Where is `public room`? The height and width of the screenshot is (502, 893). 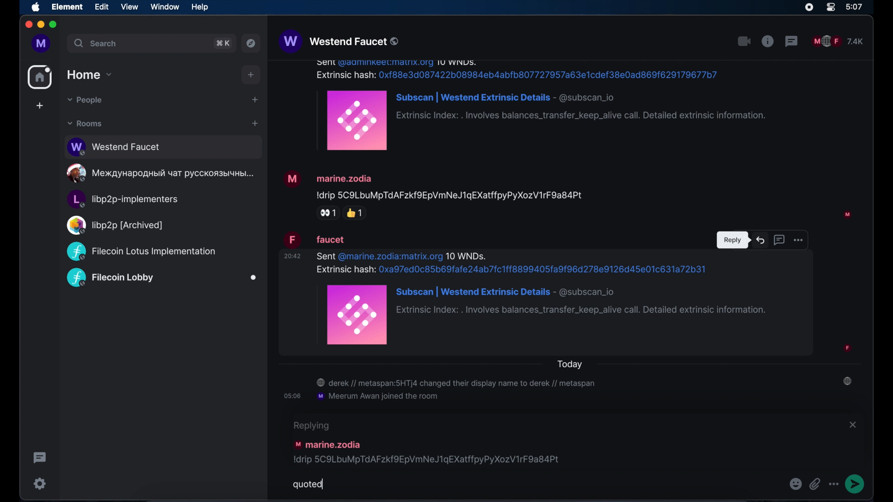 public room is located at coordinates (163, 147).